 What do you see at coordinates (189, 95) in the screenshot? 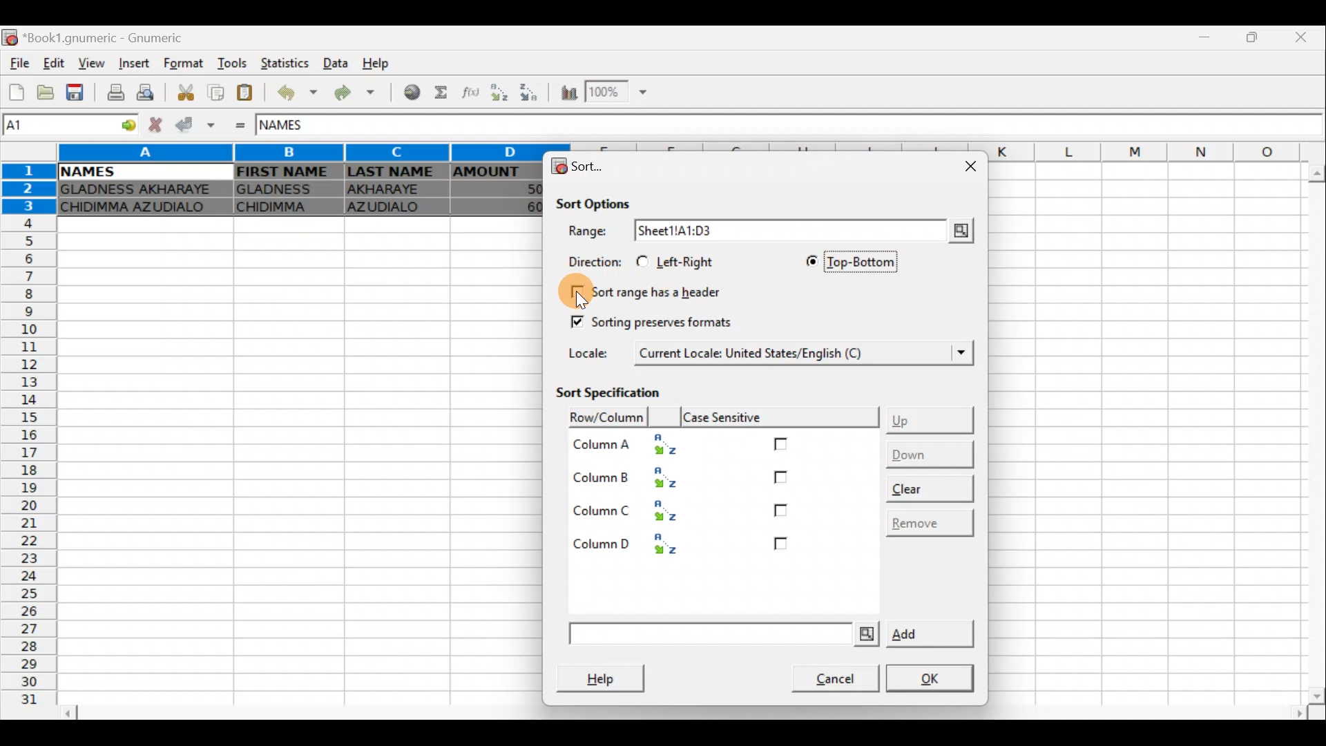
I see `Cut selection` at bounding box center [189, 95].